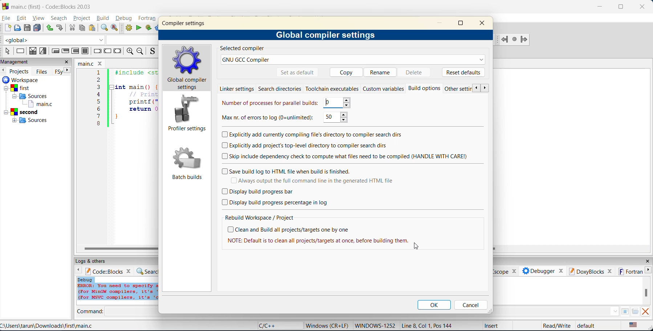  What do you see at coordinates (271, 325) in the screenshot?
I see `C/C++` at bounding box center [271, 325].